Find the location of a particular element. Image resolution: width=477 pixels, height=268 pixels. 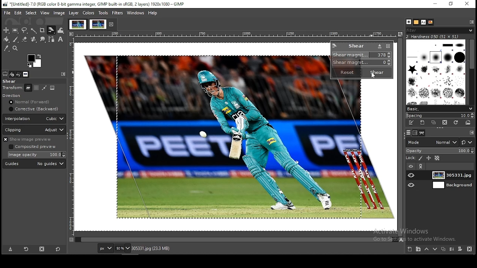

colors is located at coordinates (89, 13).